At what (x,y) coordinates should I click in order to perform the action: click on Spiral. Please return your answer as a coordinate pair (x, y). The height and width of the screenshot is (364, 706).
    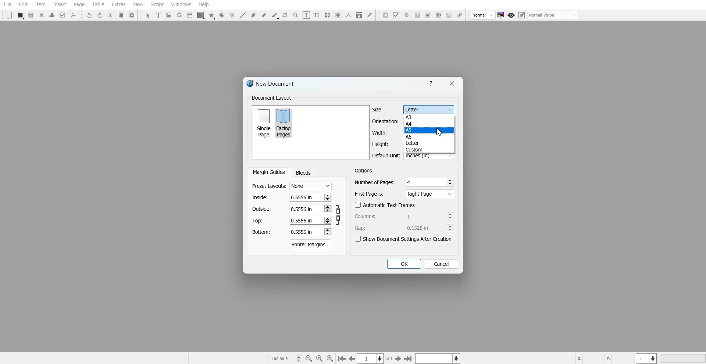
    Looking at the image, I should click on (232, 15).